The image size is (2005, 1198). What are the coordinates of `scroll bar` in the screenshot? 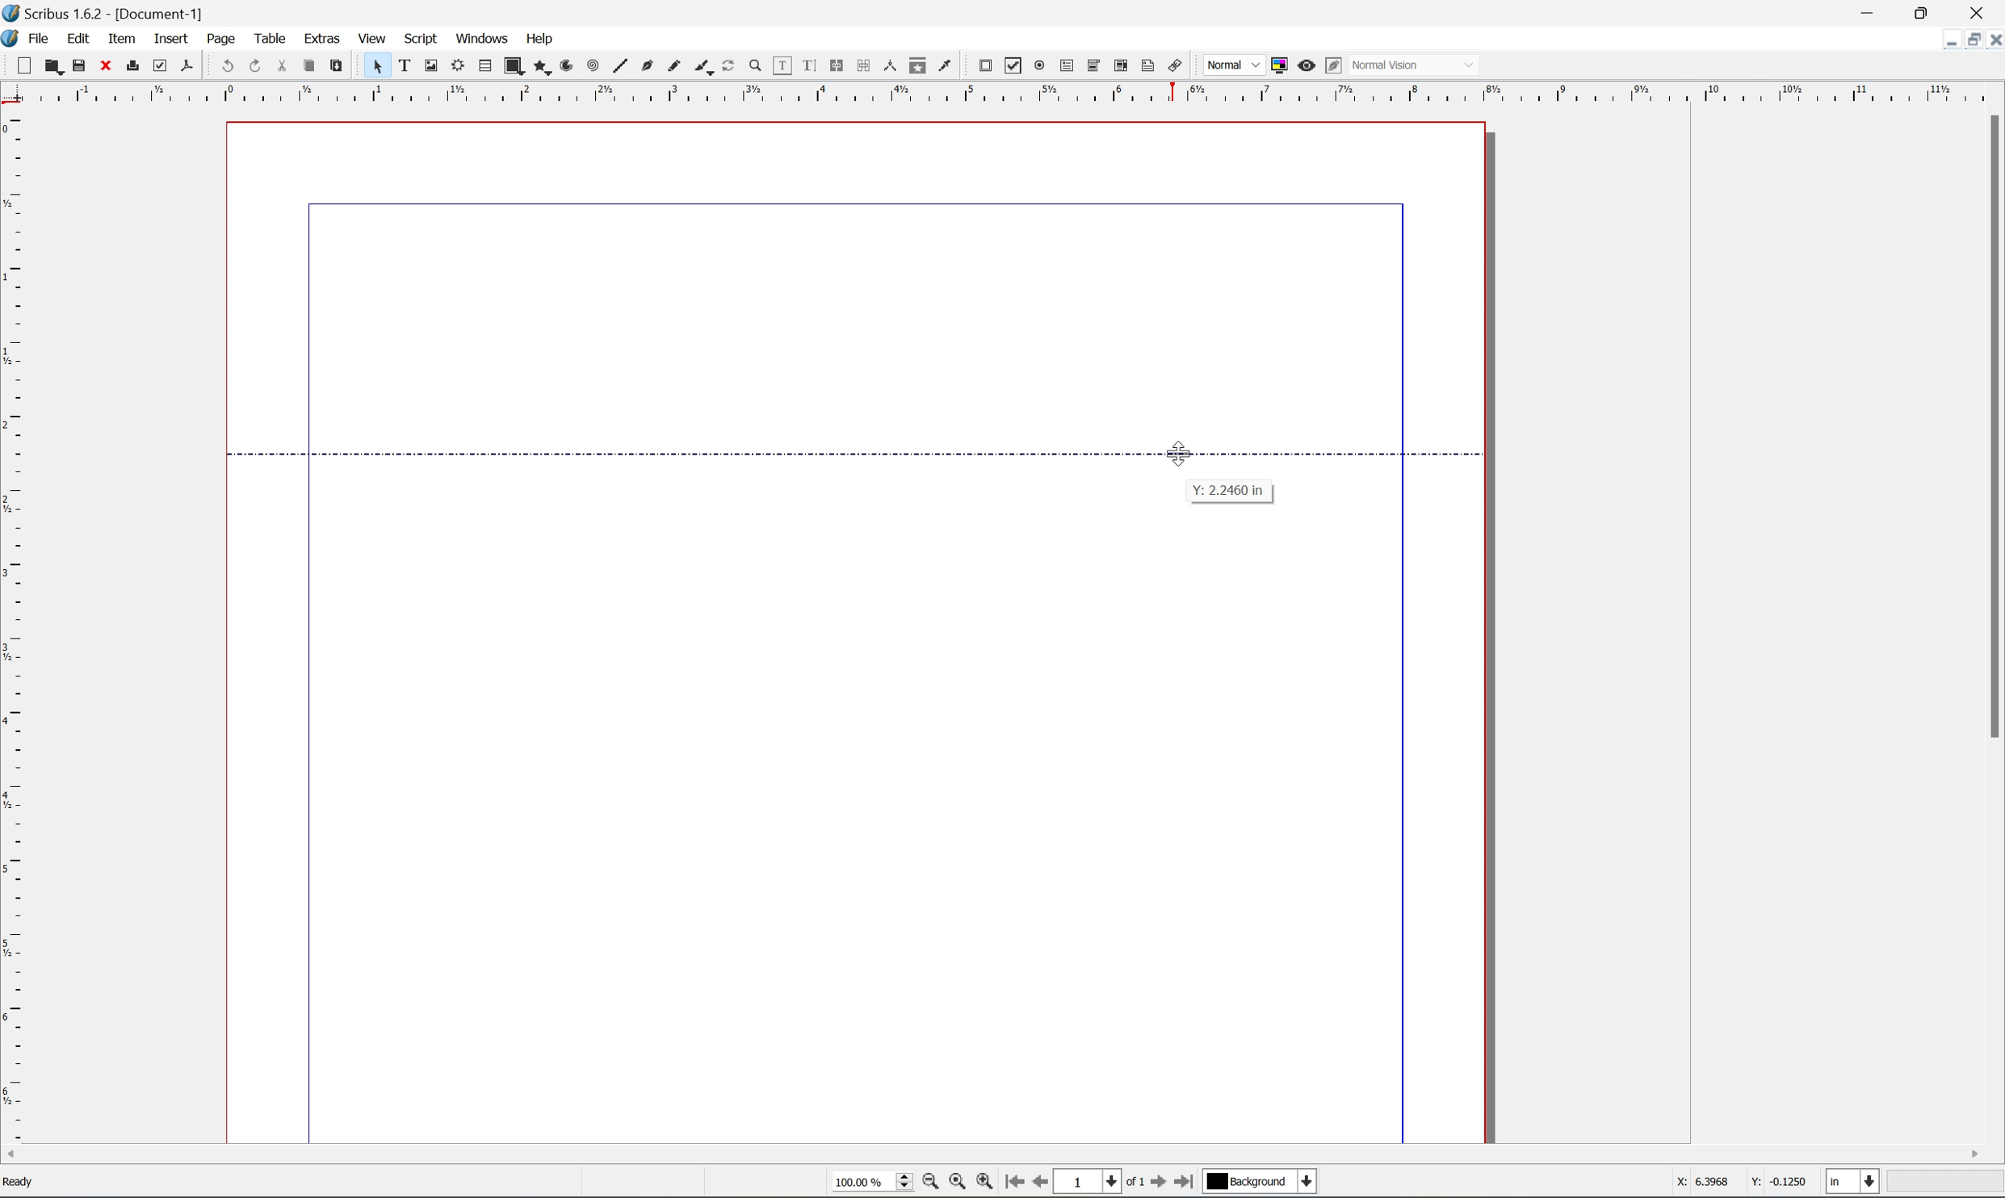 It's located at (992, 1155).